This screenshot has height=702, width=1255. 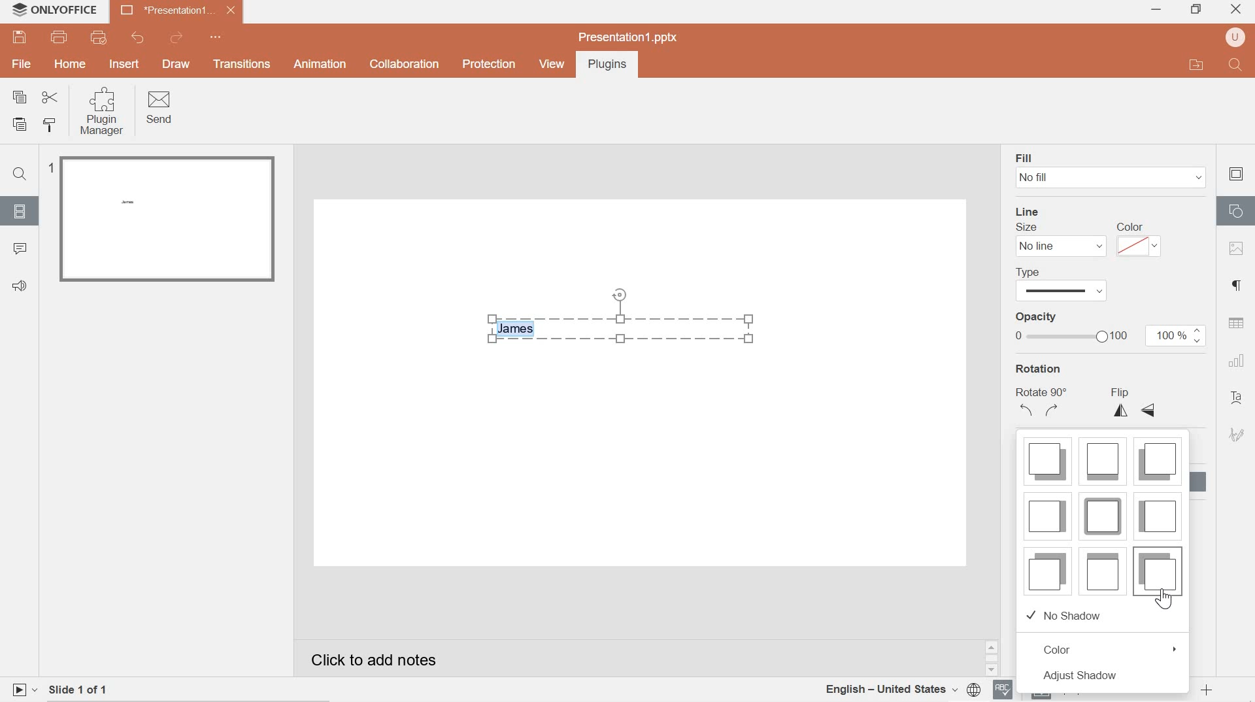 What do you see at coordinates (161, 109) in the screenshot?
I see `Send` at bounding box center [161, 109].